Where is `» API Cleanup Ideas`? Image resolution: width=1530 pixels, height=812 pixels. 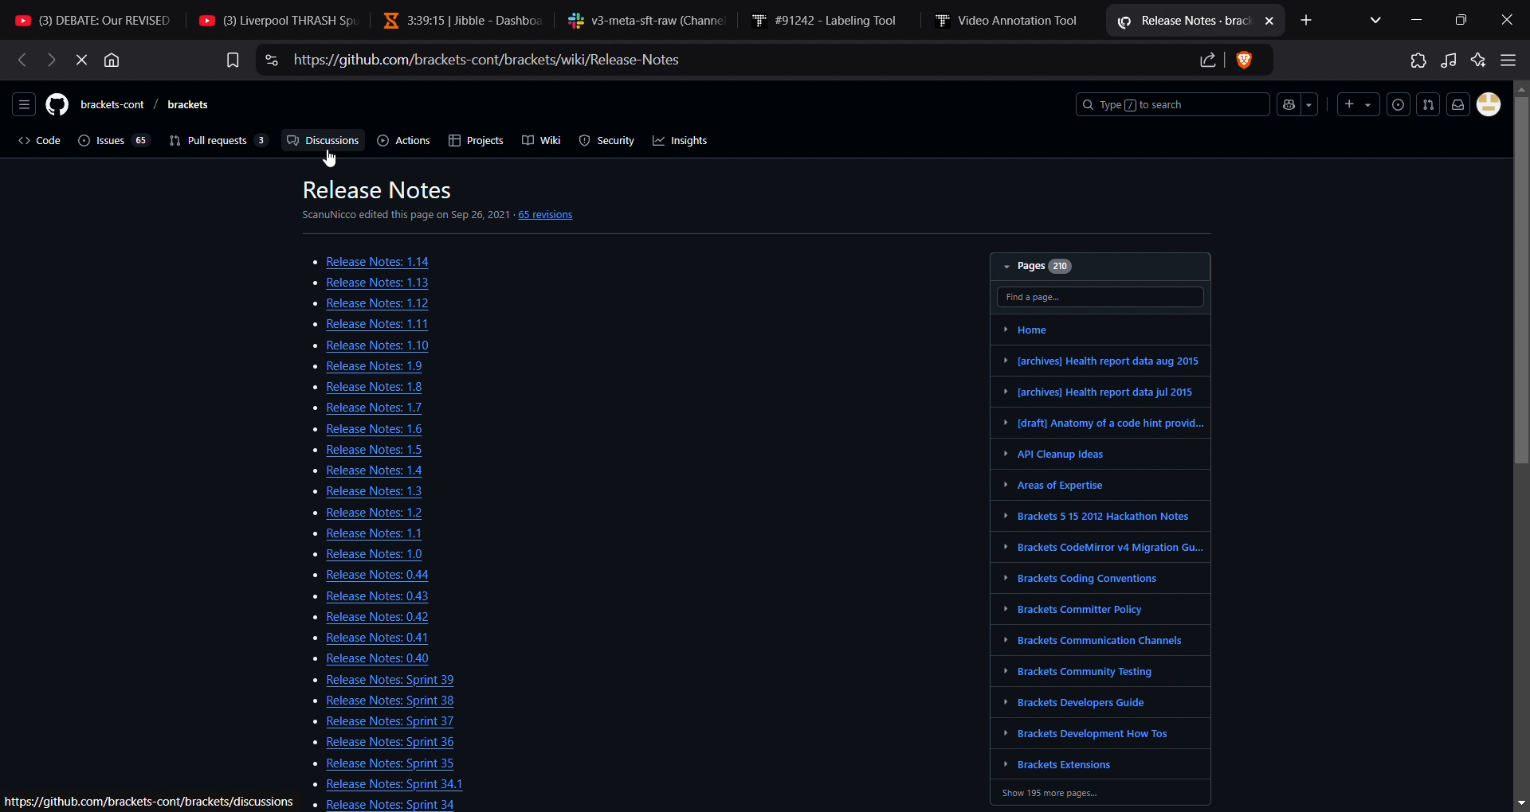
» API Cleanup Ideas is located at coordinates (1058, 455).